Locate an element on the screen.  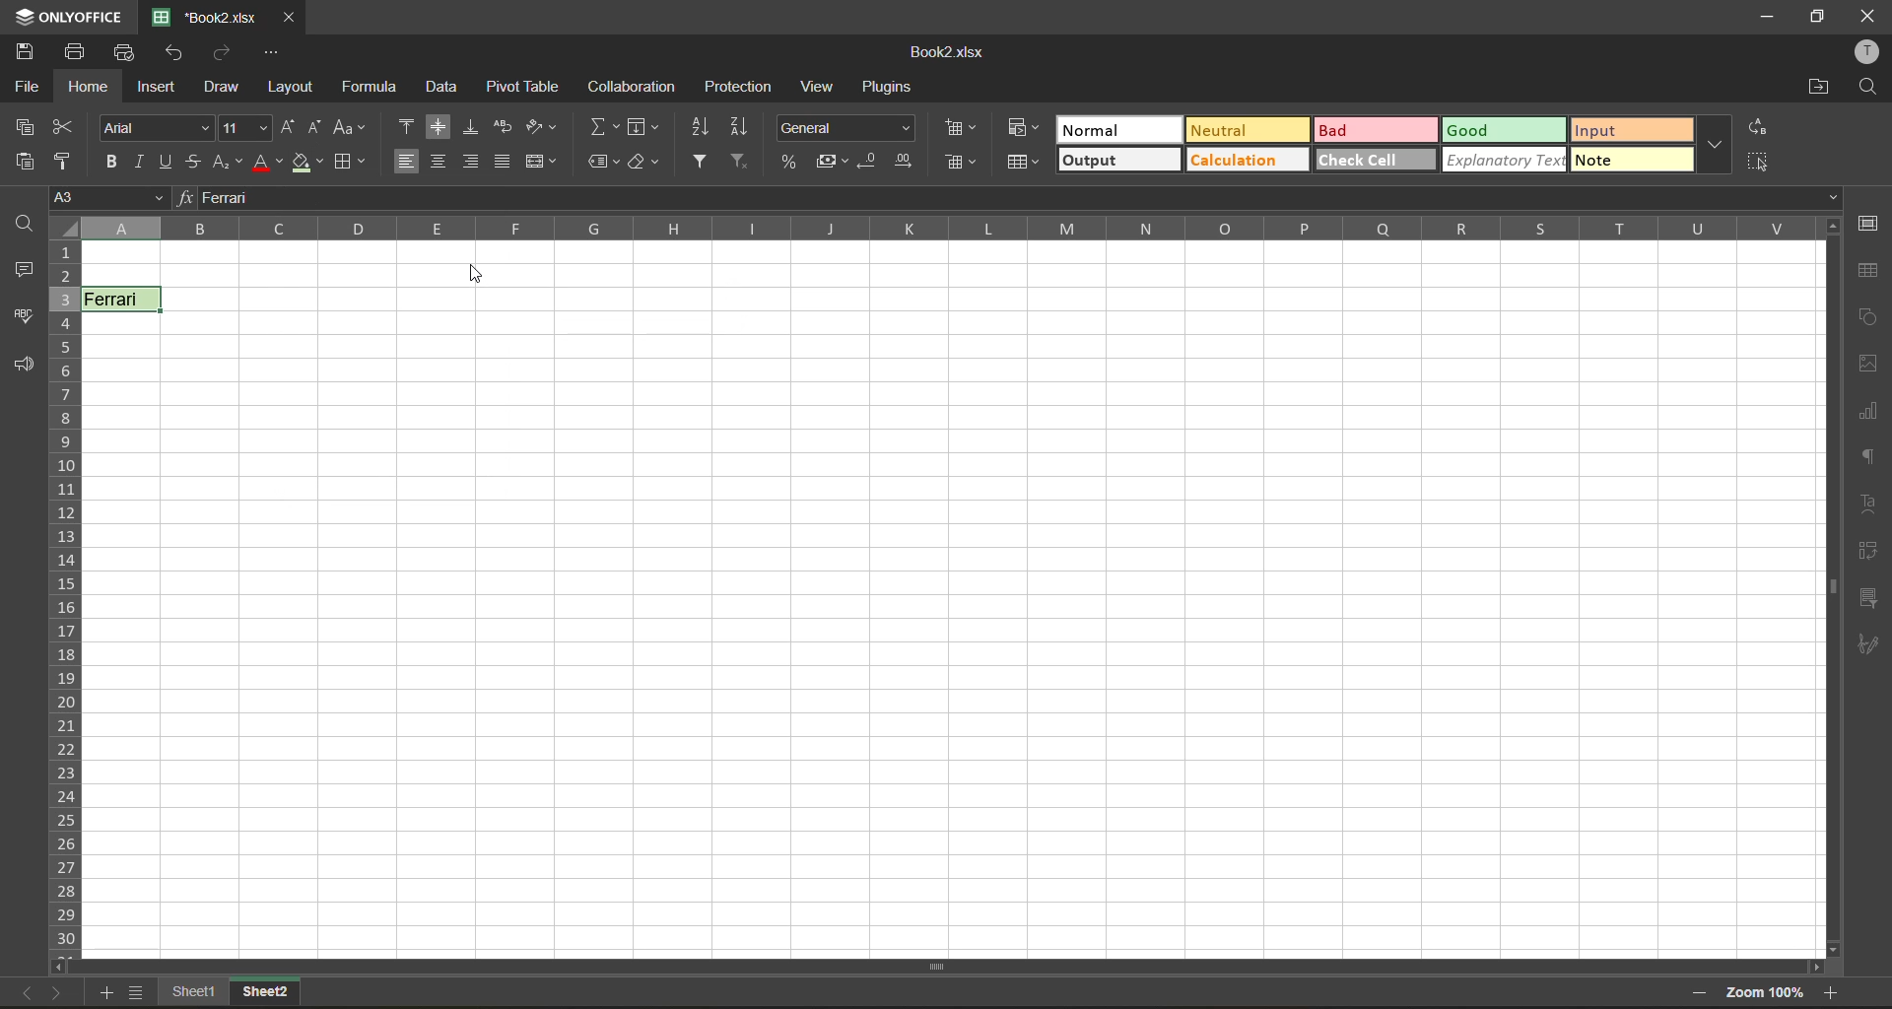
good is located at coordinates (1504, 128).